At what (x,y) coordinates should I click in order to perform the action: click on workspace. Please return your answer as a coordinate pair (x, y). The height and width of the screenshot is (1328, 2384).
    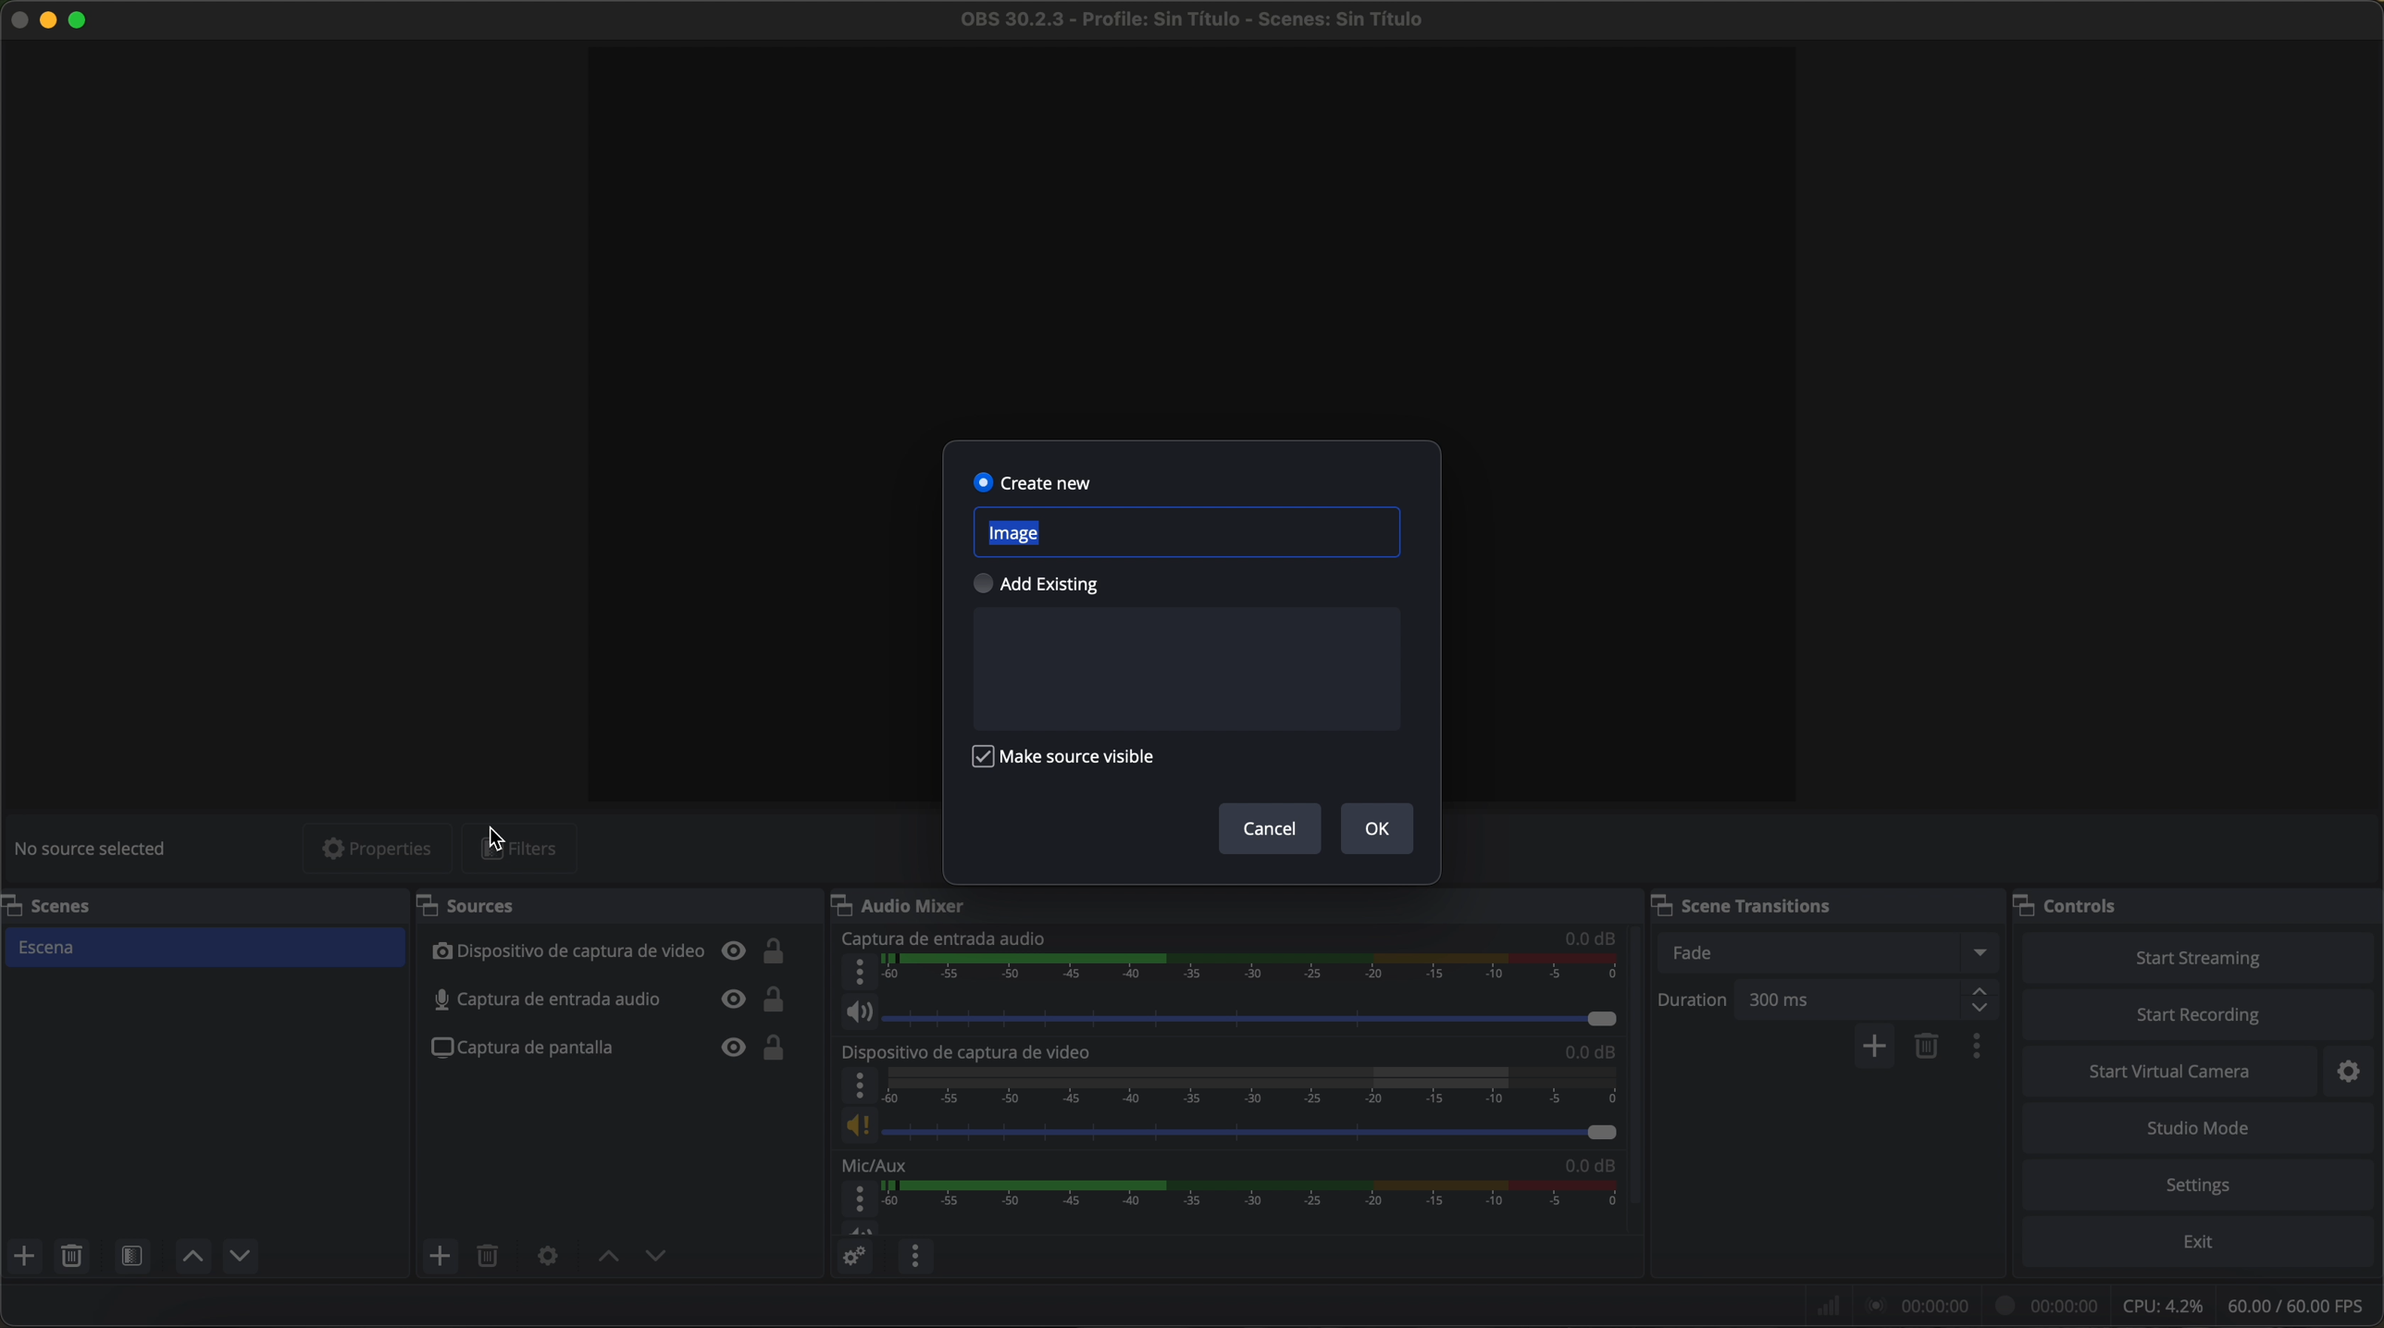
    Looking at the image, I should click on (1190, 237).